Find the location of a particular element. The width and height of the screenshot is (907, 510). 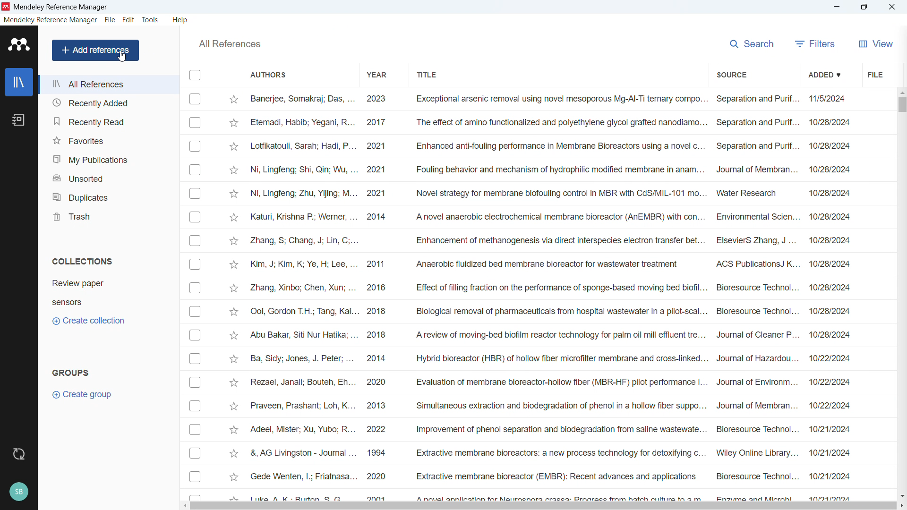

Collection 2  is located at coordinates (110, 302).